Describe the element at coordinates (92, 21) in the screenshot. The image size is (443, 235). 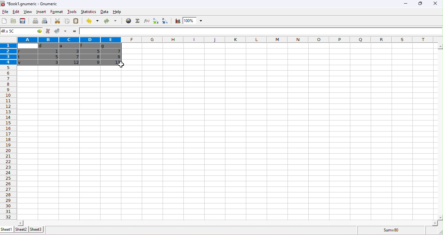
I see `undo` at that location.